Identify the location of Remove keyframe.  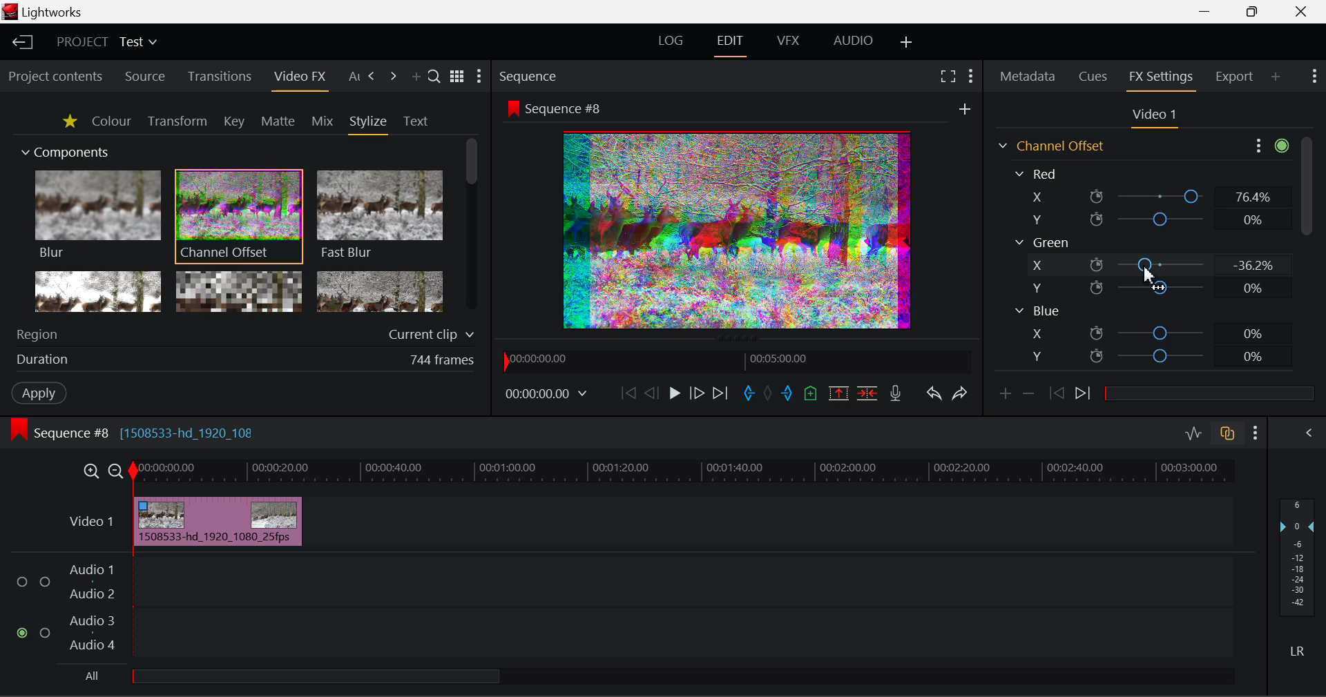
(1029, 397).